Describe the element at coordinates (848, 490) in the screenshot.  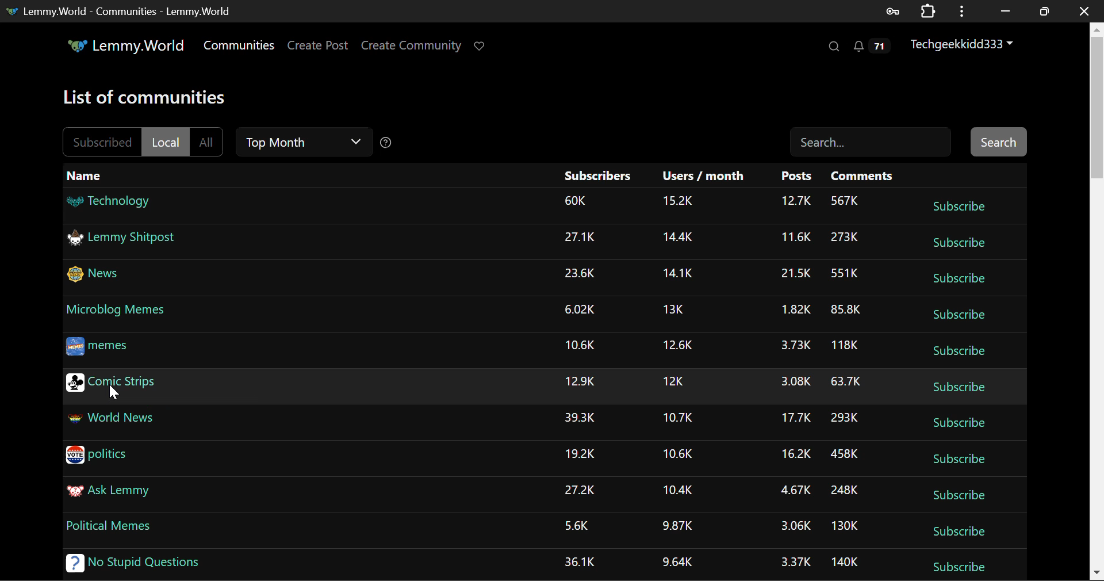
I see `248K` at that location.